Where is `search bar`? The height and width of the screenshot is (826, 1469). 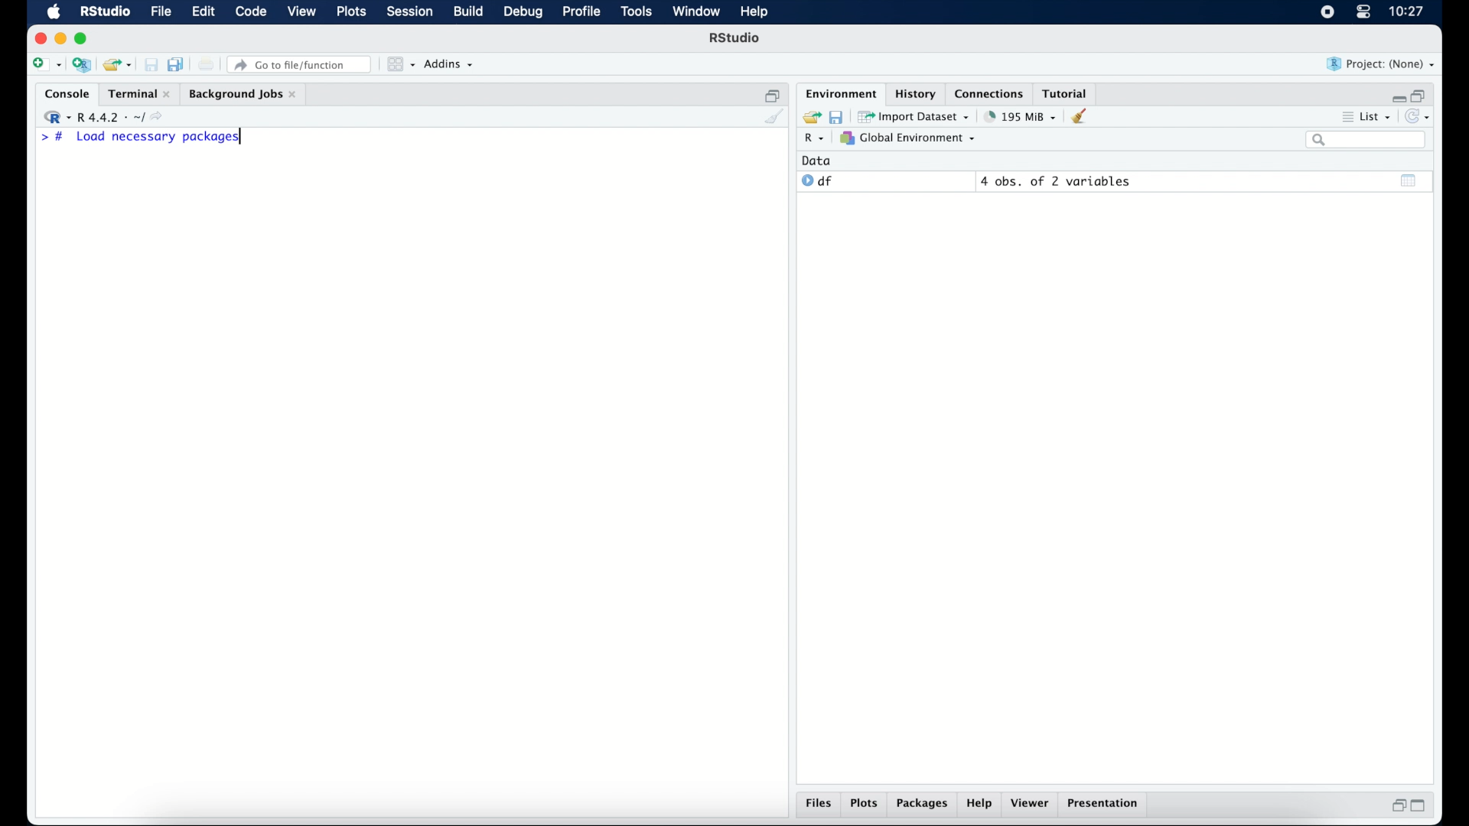
search bar is located at coordinates (1365, 141).